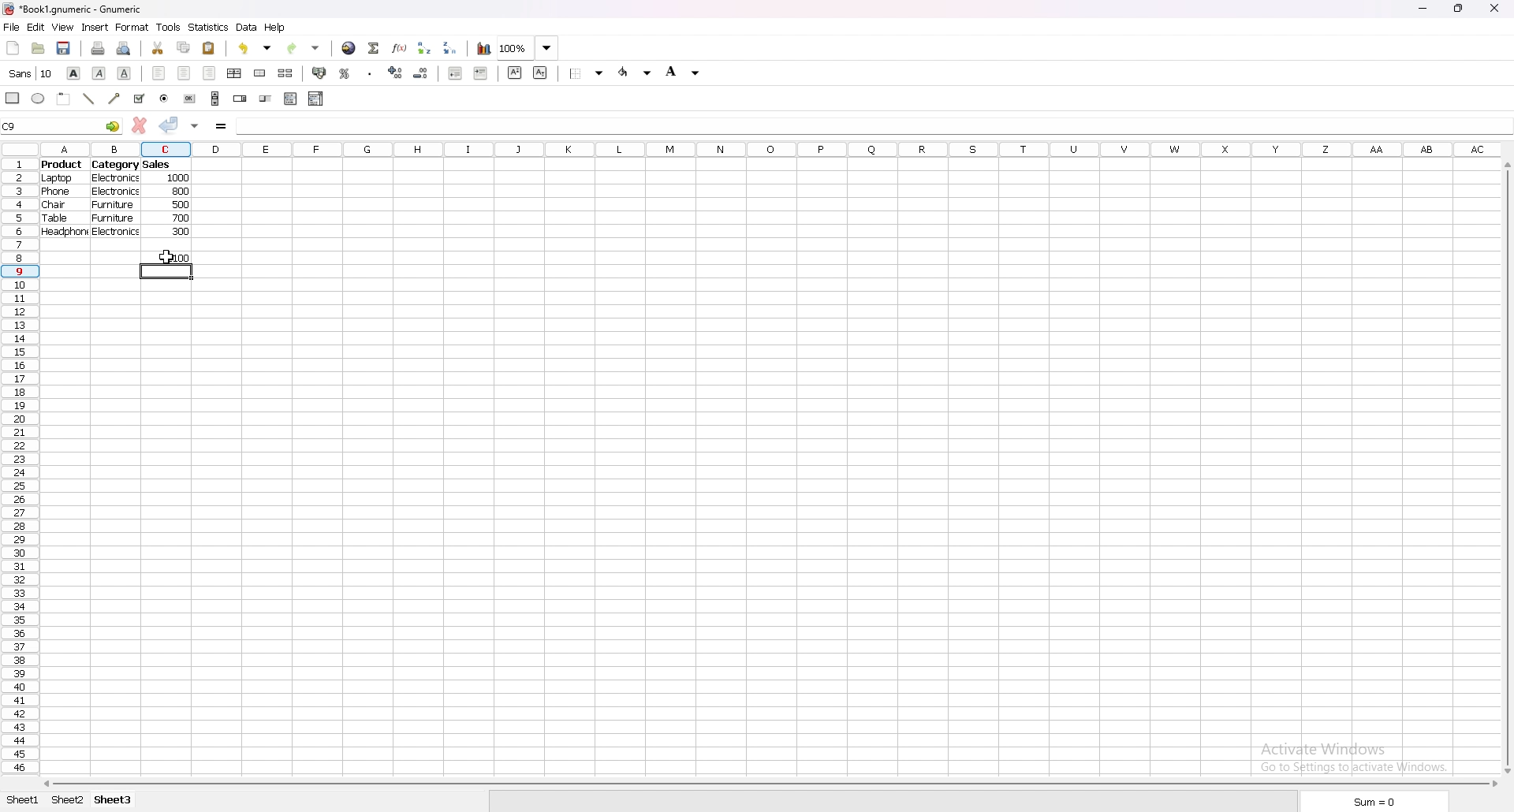 The image size is (1514, 812). Describe the element at coordinates (771, 783) in the screenshot. I see `scroll bar` at that location.